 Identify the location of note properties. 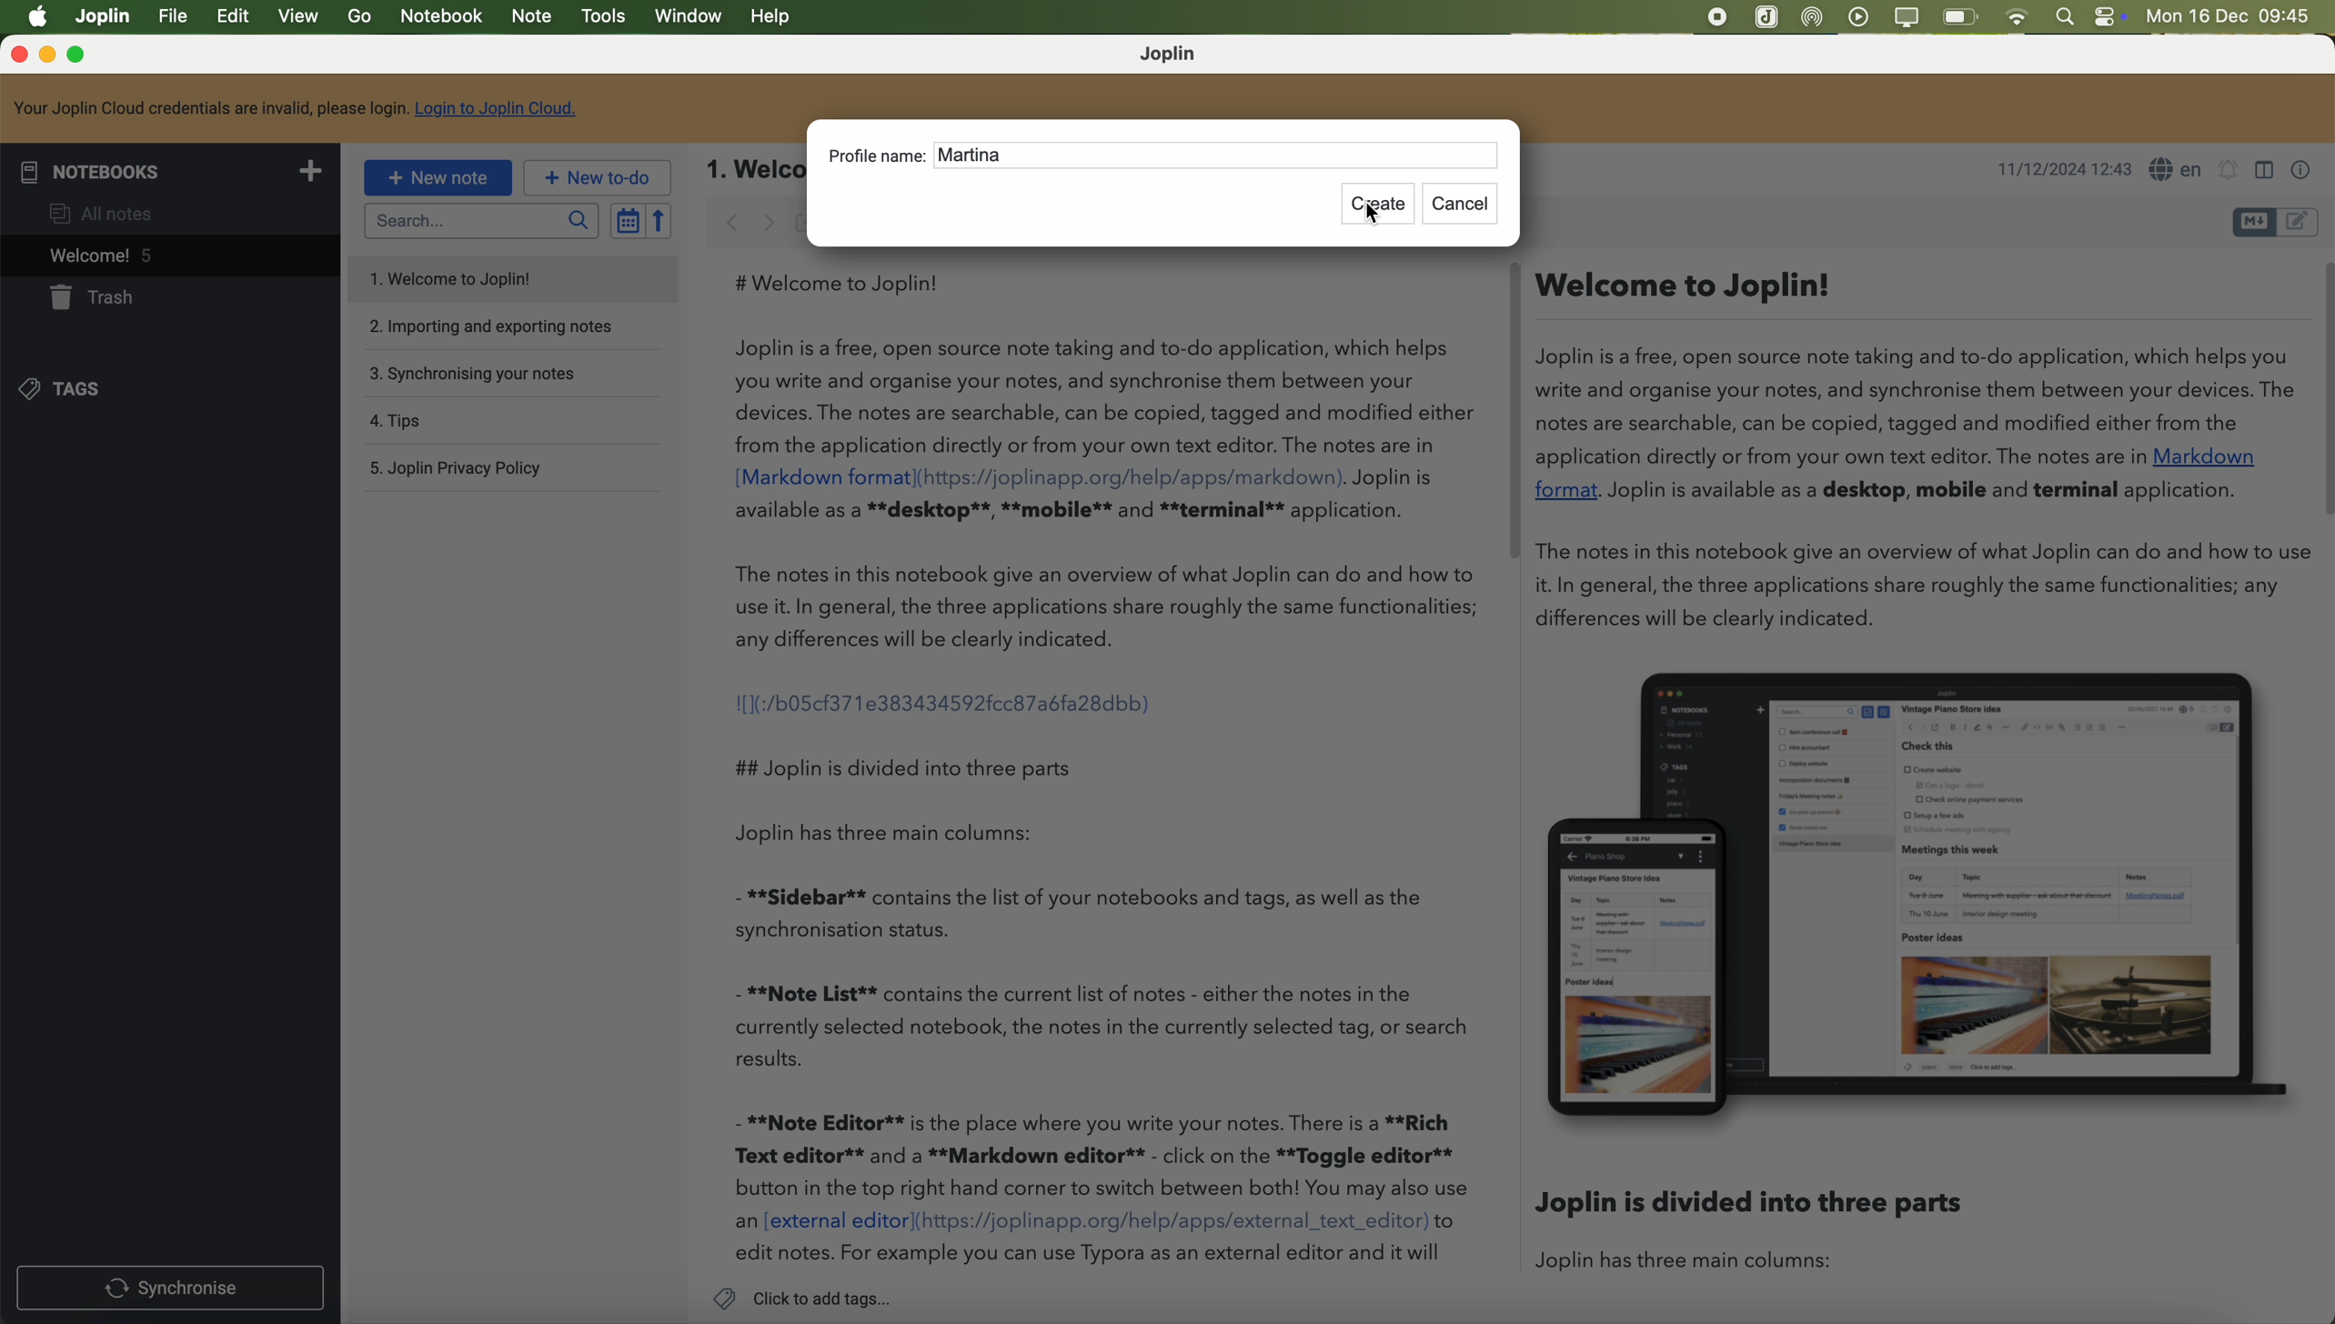
(2307, 171).